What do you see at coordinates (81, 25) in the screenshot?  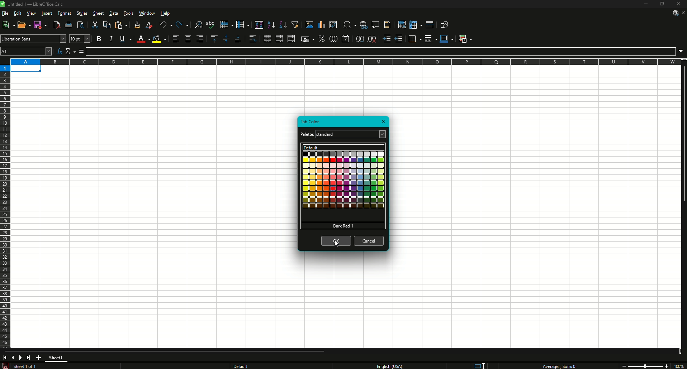 I see `Toggle Print Preview` at bounding box center [81, 25].